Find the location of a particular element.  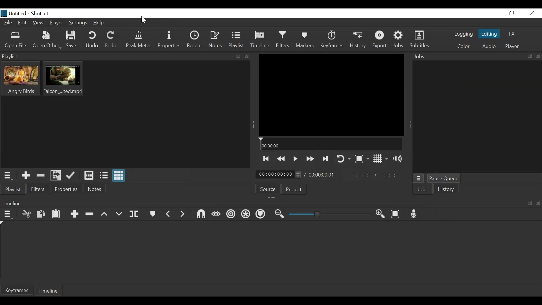

Playlist Panel is located at coordinates (126, 56).